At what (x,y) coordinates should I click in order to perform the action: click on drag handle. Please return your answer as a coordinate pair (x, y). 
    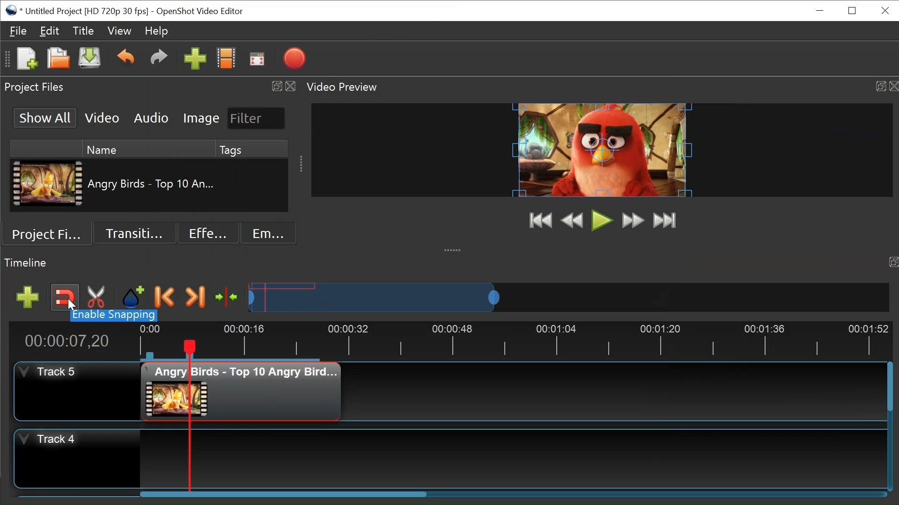
    Looking at the image, I should click on (454, 249).